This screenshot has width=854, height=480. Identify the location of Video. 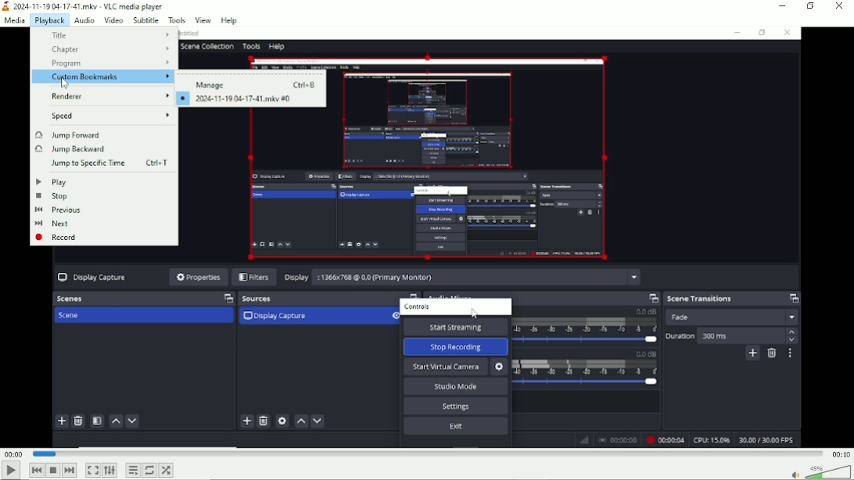
(568, 237).